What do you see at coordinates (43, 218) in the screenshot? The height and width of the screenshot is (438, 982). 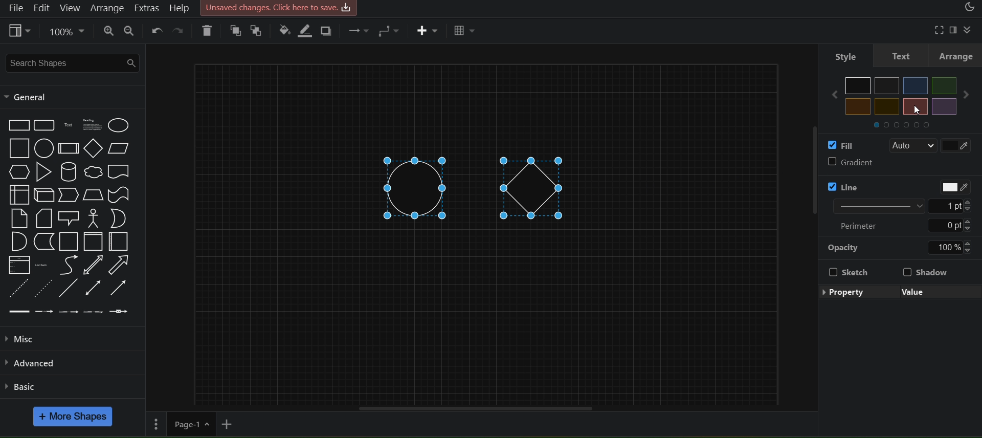 I see `Card` at bounding box center [43, 218].